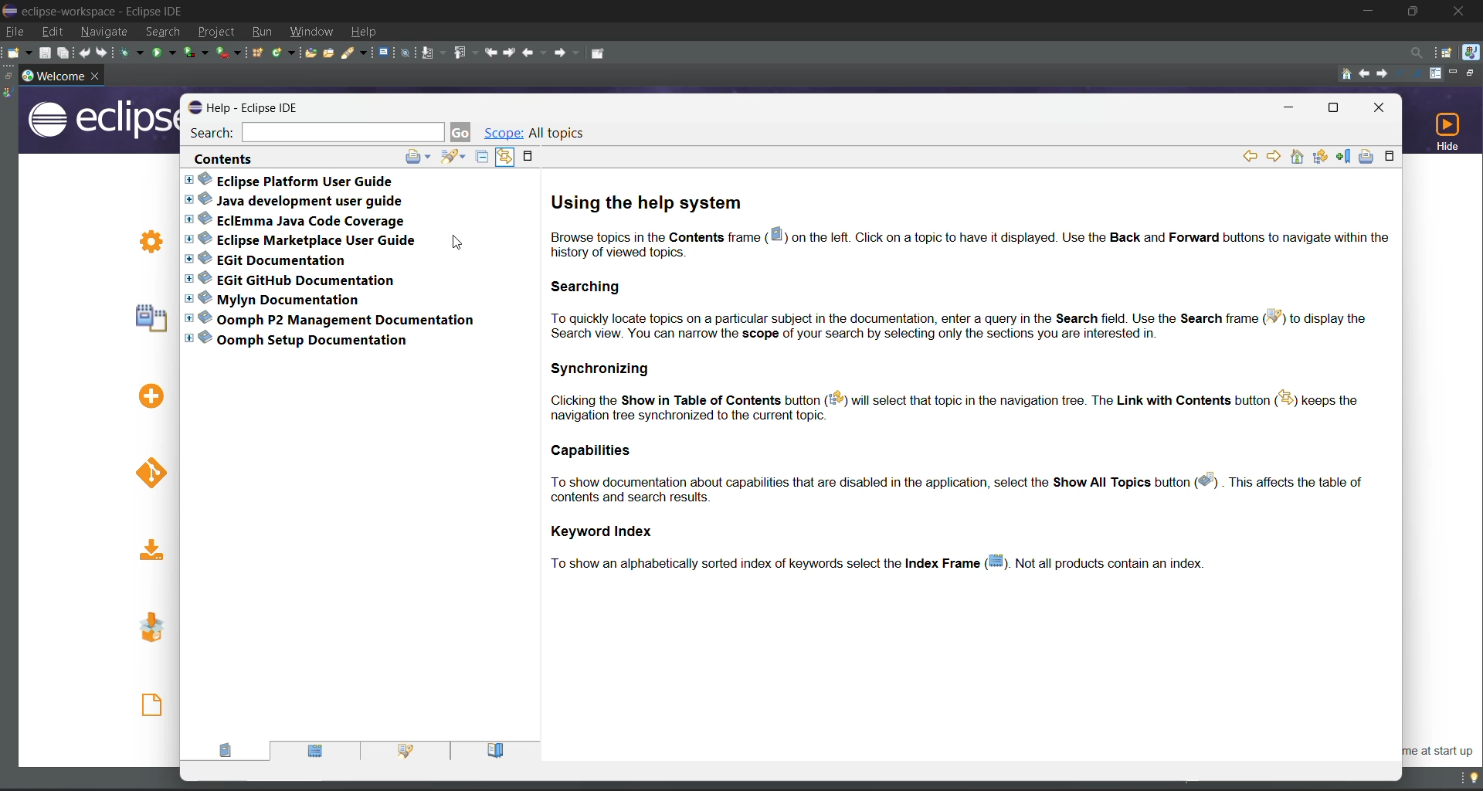 The height and width of the screenshot is (791, 1483). Describe the element at coordinates (466, 131) in the screenshot. I see `go` at that location.